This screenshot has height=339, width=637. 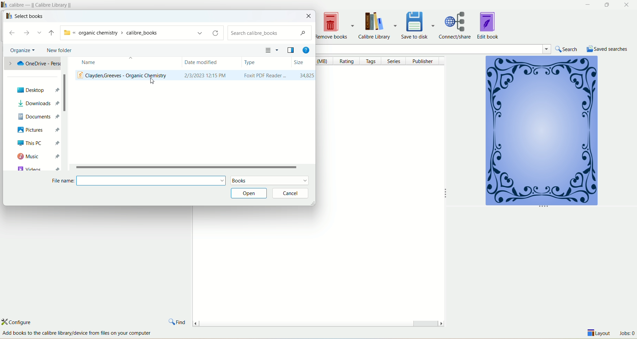 I want to click on calibre, so click(x=42, y=4).